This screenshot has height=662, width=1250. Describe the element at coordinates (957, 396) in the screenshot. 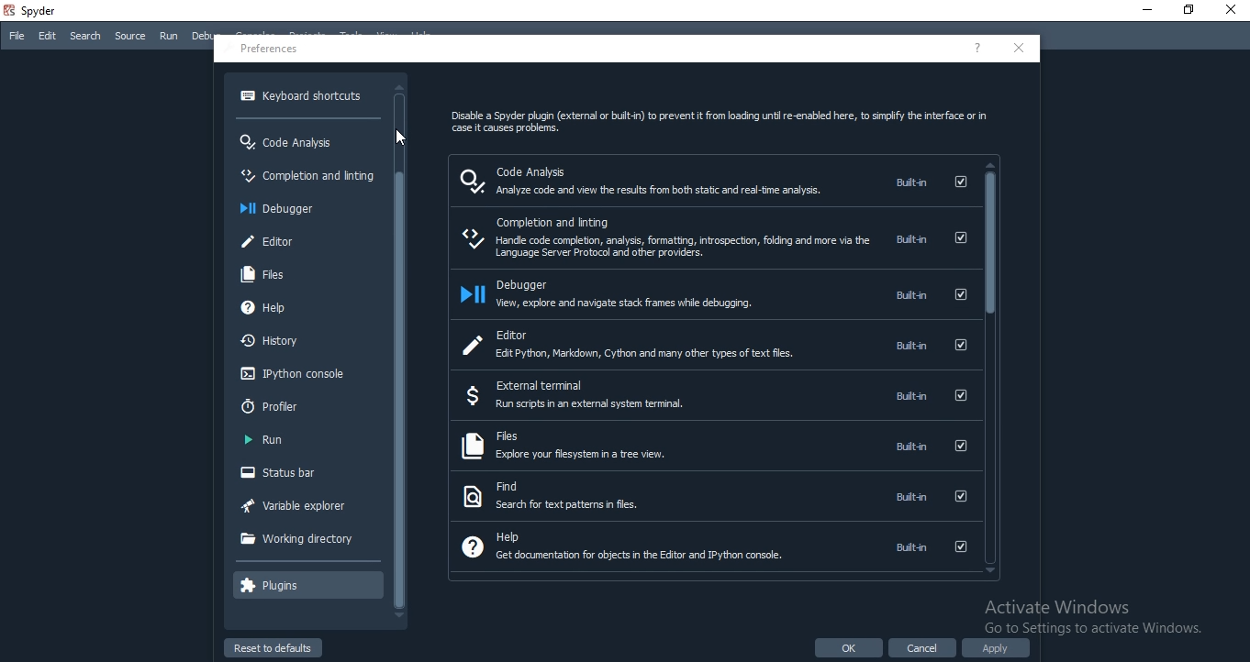

I see `checkbox` at that location.